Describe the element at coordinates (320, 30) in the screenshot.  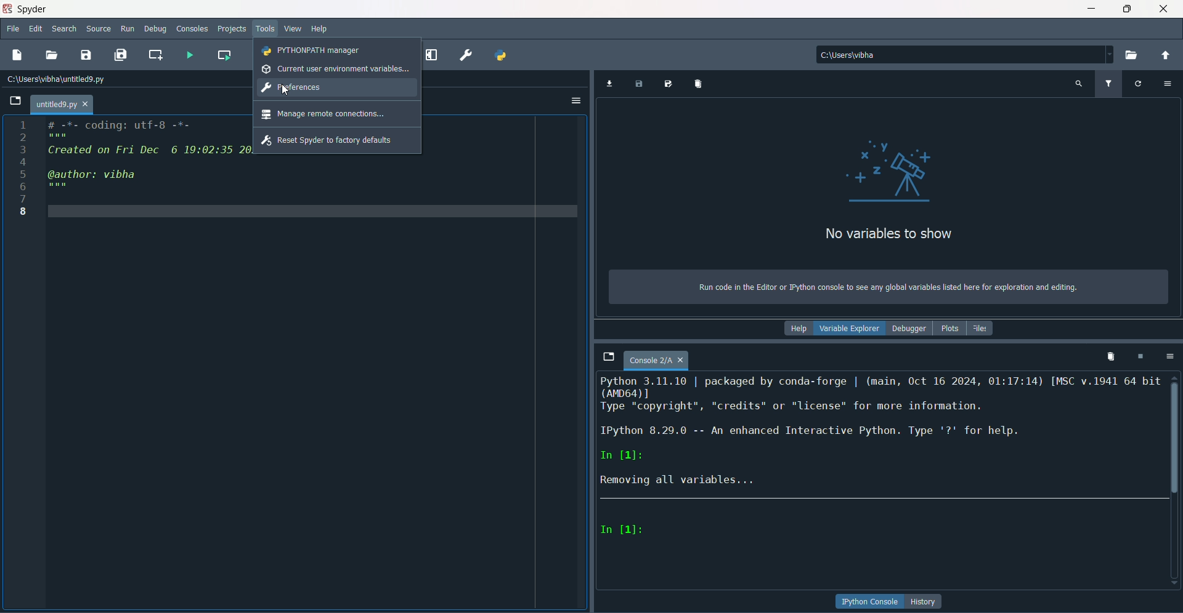
I see `help` at that location.